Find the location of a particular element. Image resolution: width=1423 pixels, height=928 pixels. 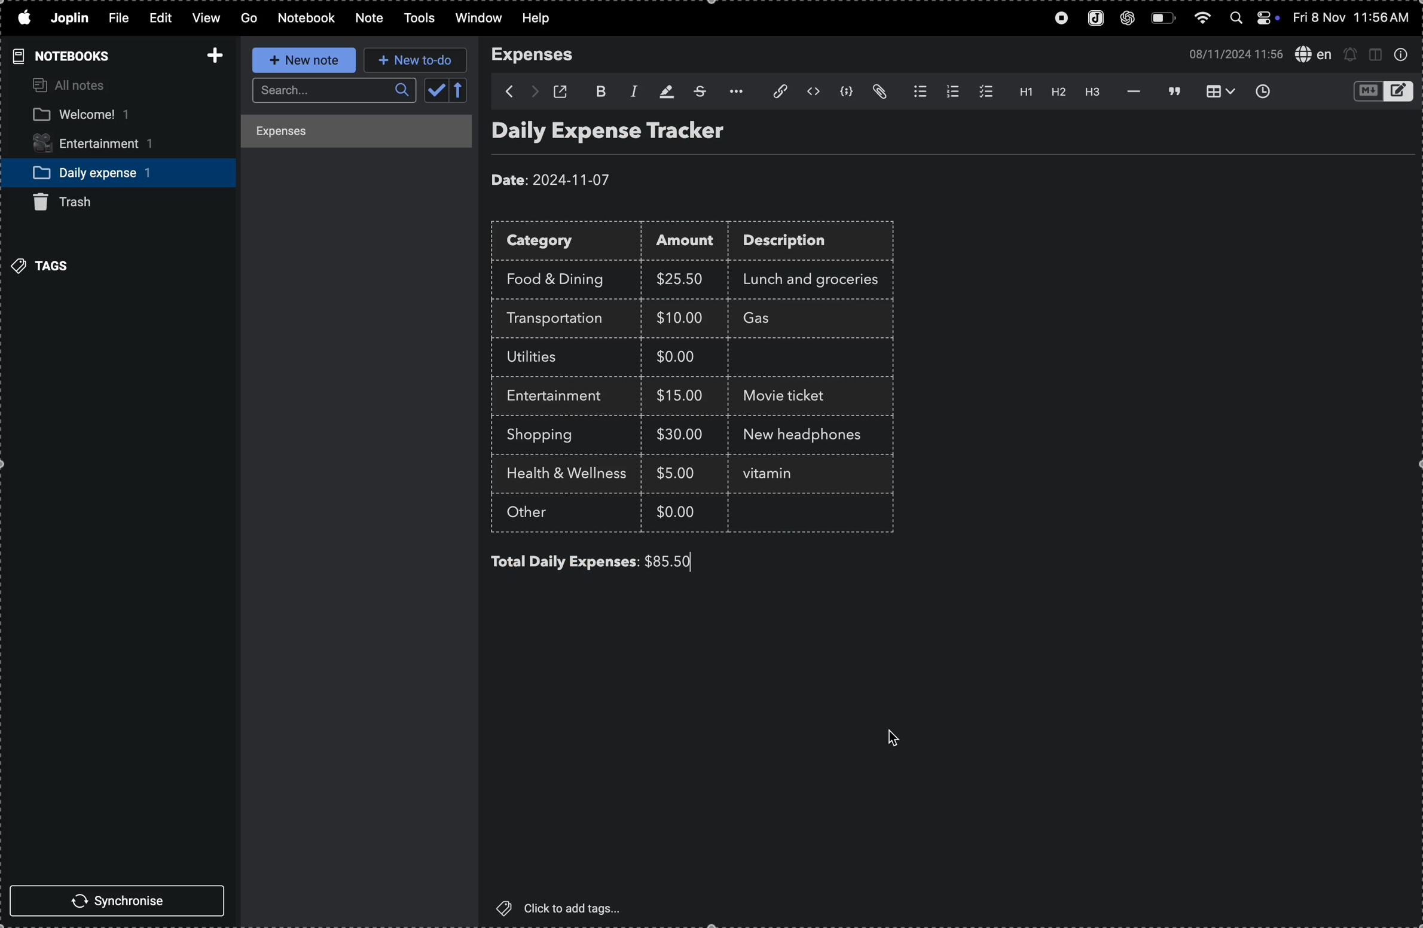

amount is located at coordinates (689, 242).